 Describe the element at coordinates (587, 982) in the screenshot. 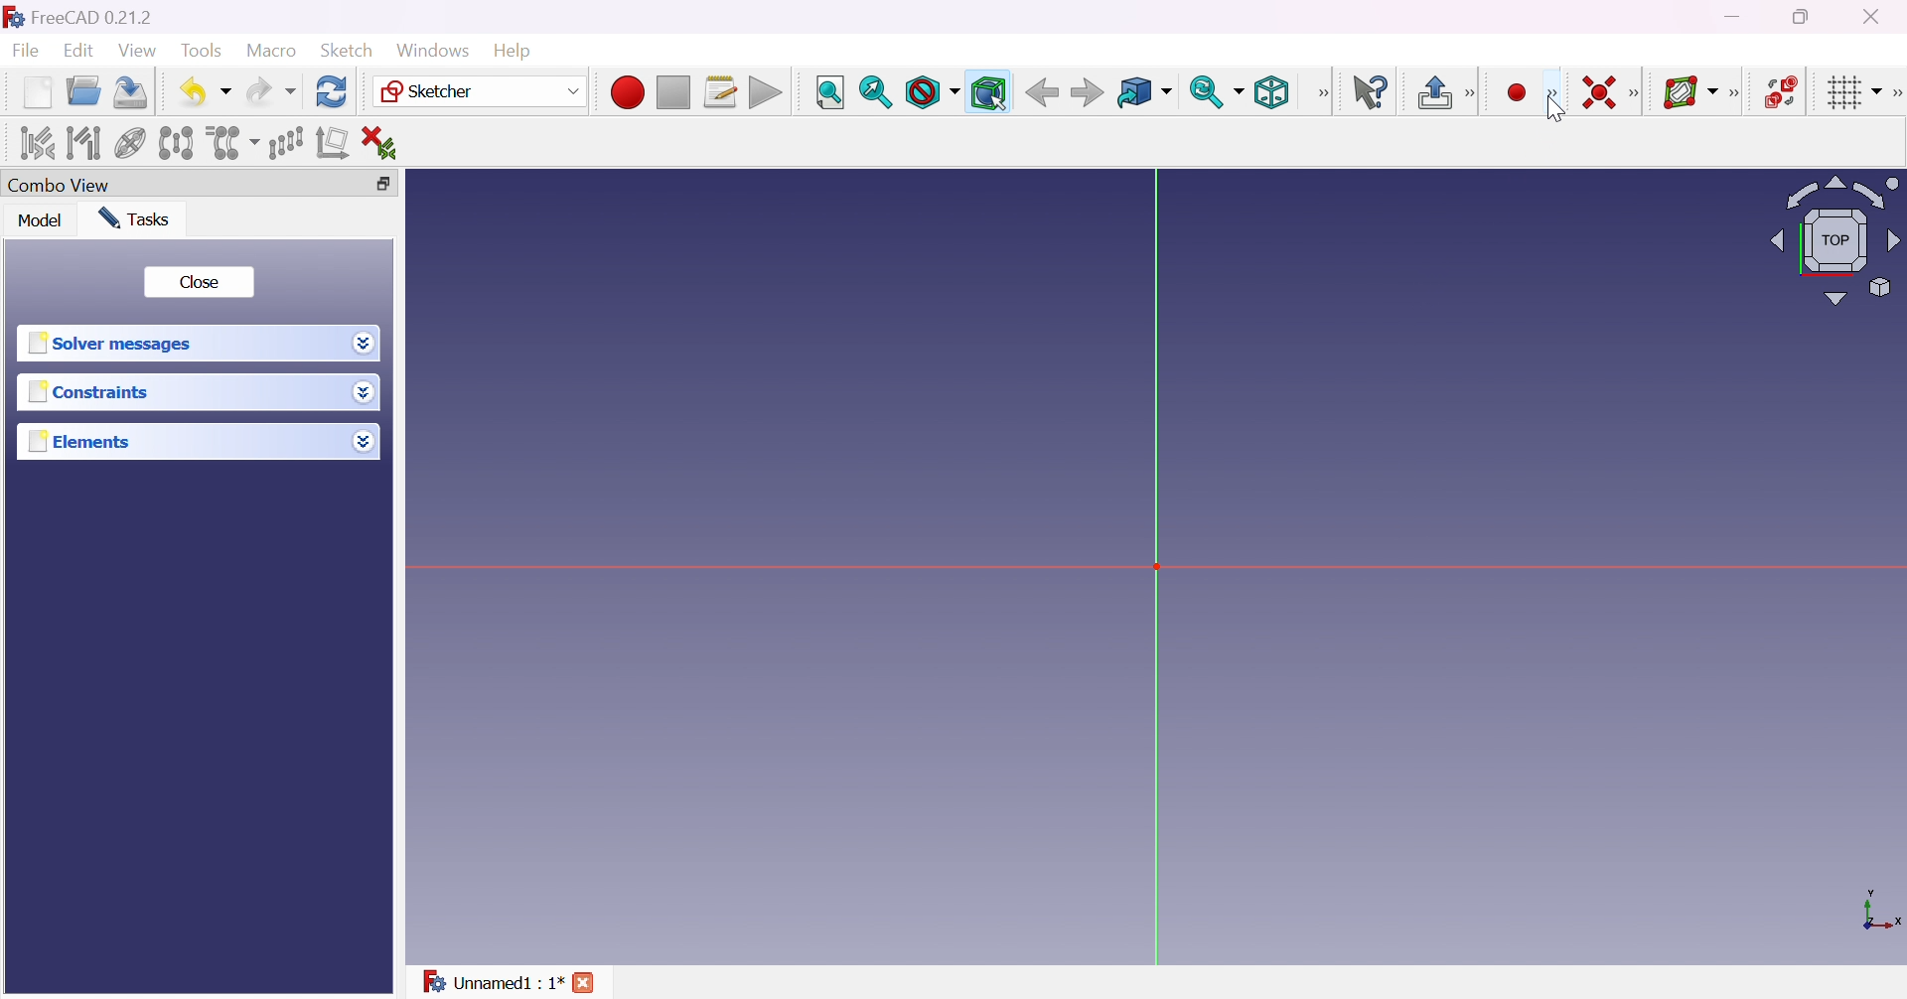

I see `Close` at that location.